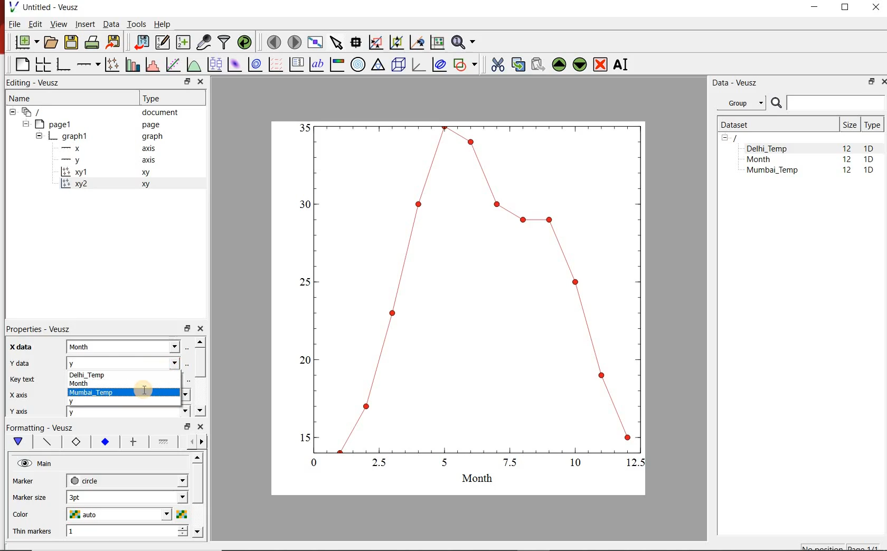 This screenshot has height=551, width=887. Describe the element at coordinates (127, 497) in the screenshot. I see `3pt` at that location.